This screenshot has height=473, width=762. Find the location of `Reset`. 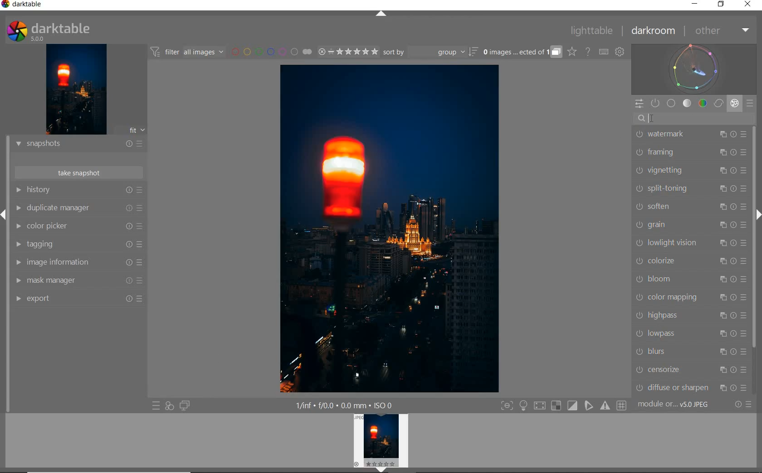

Reset is located at coordinates (127, 298).